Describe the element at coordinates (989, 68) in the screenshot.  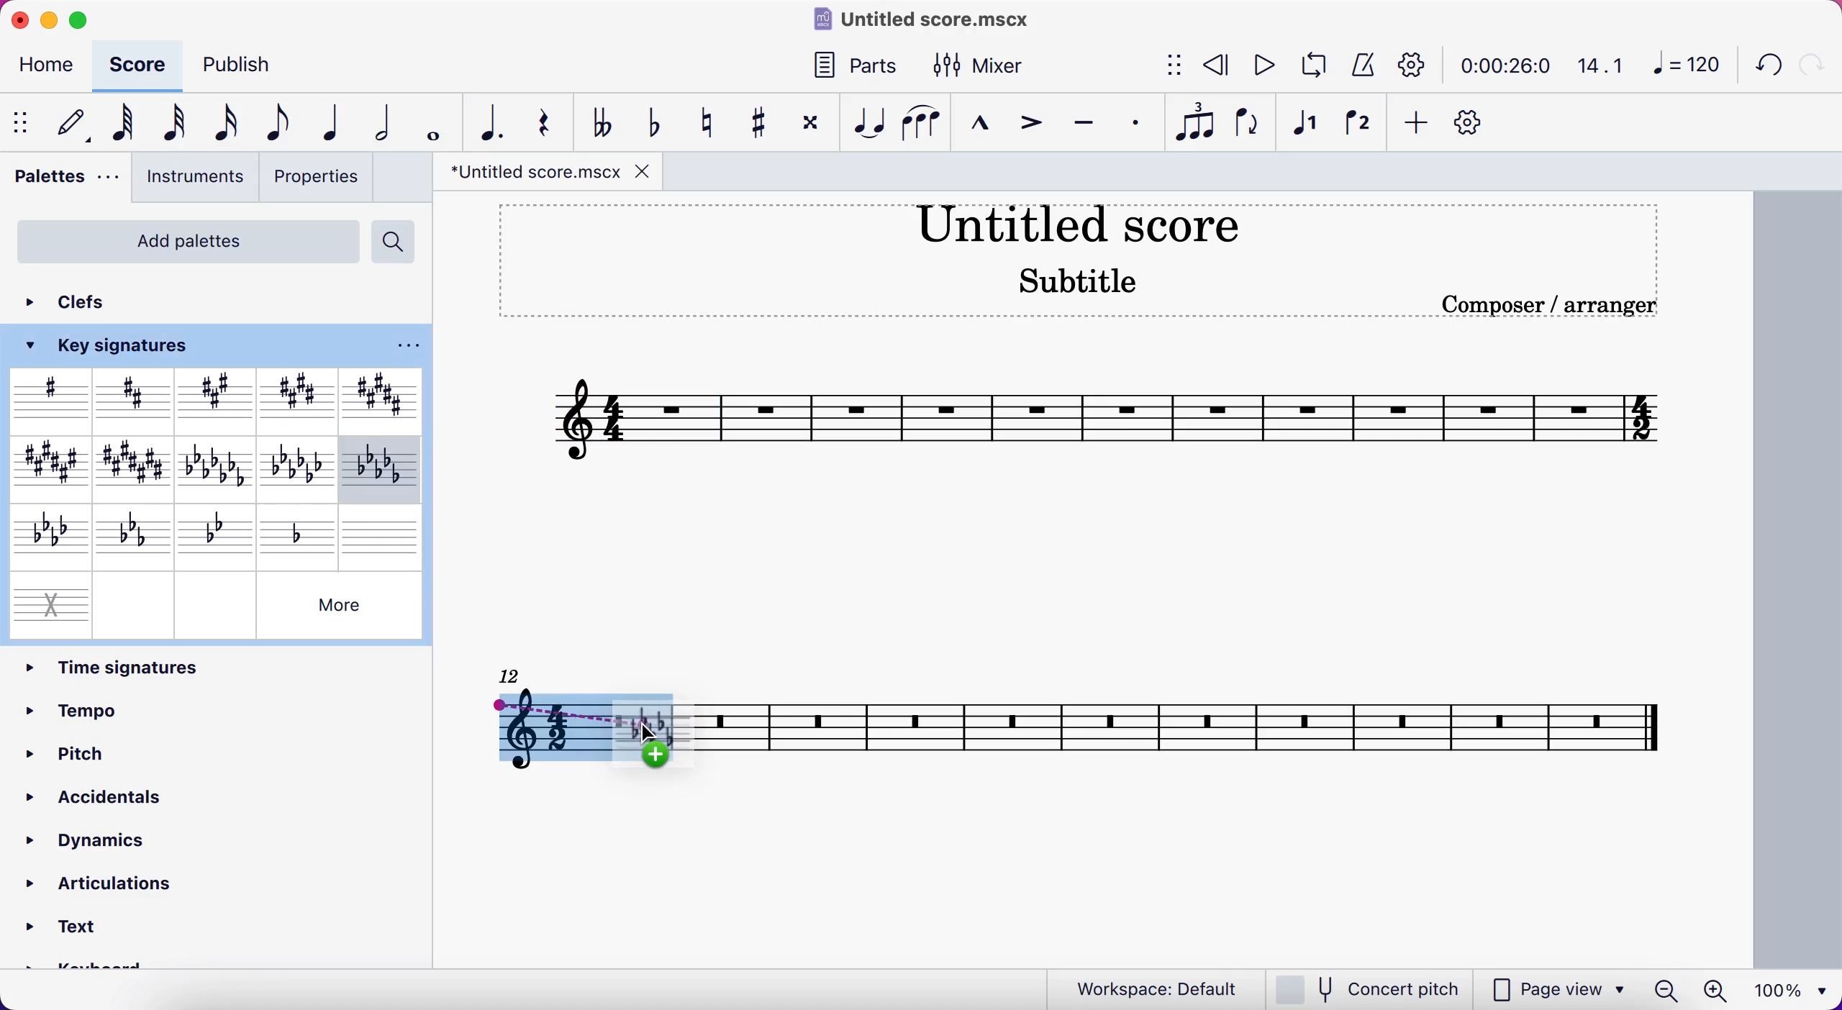
I see `mixer` at that location.